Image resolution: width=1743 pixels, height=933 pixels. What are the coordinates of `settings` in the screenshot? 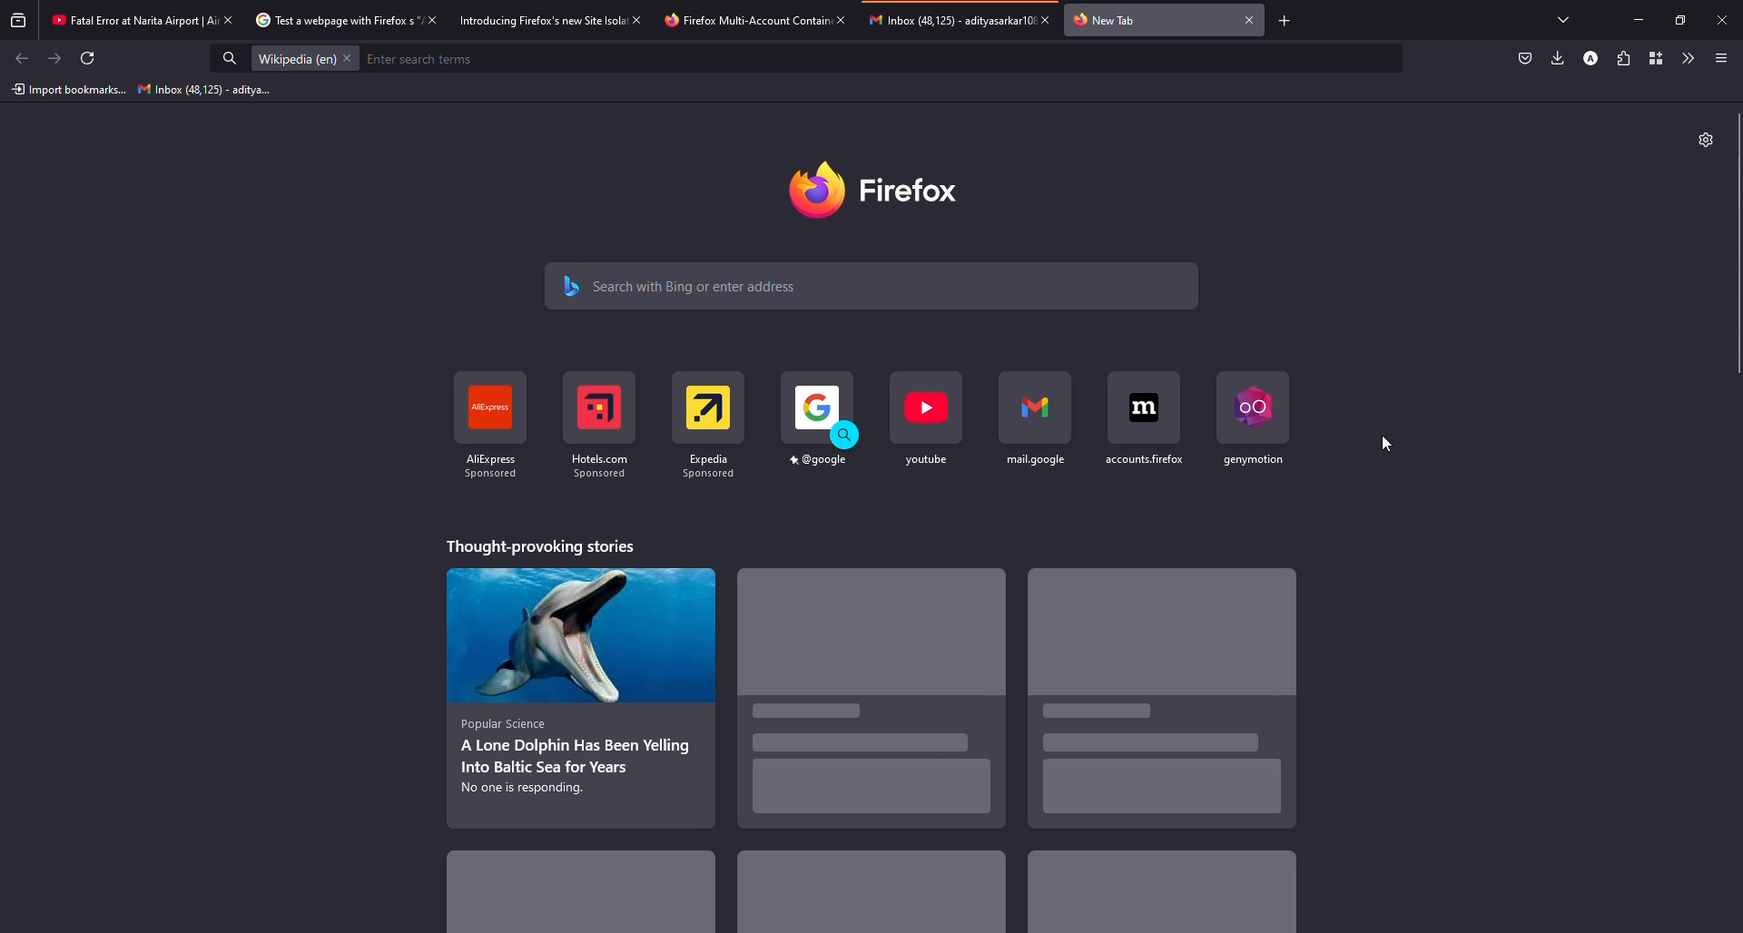 It's located at (1705, 140).